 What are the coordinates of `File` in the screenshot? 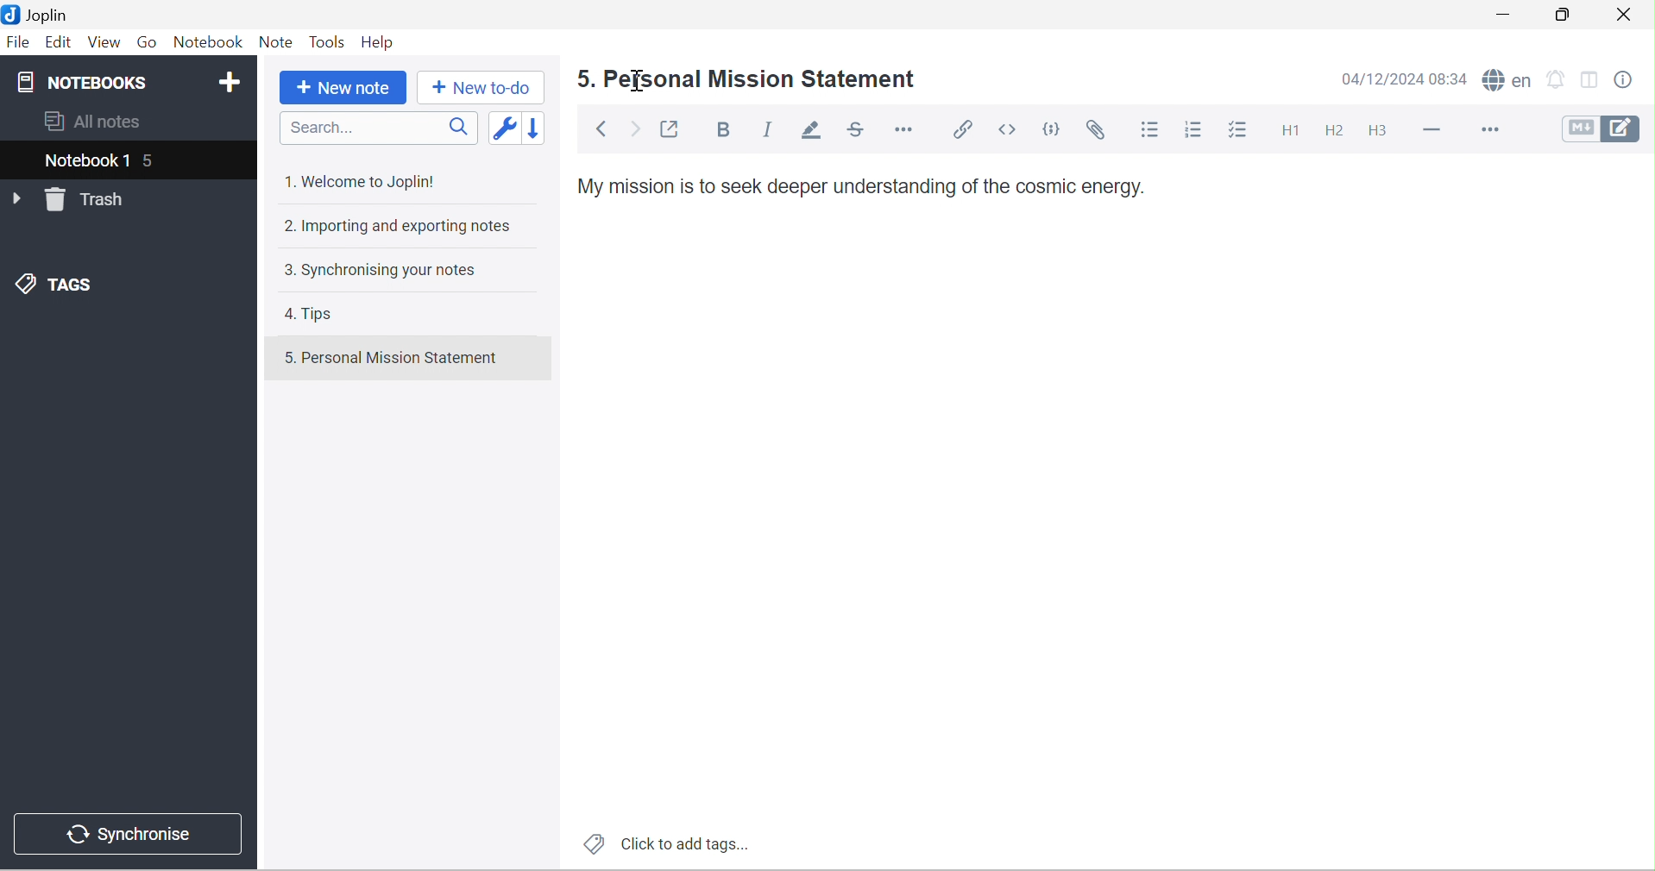 It's located at (19, 41).